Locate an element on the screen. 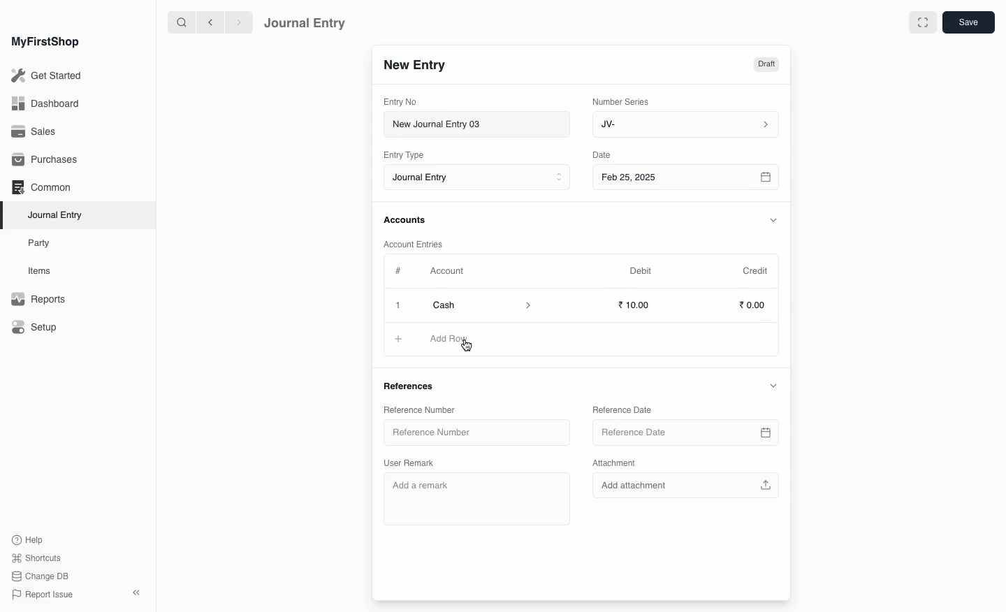 This screenshot has height=612, width=1006. Cash is located at coordinates (481, 305).